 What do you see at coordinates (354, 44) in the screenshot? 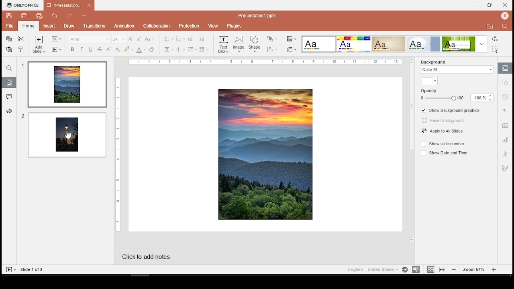
I see `slide style` at bounding box center [354, 44].